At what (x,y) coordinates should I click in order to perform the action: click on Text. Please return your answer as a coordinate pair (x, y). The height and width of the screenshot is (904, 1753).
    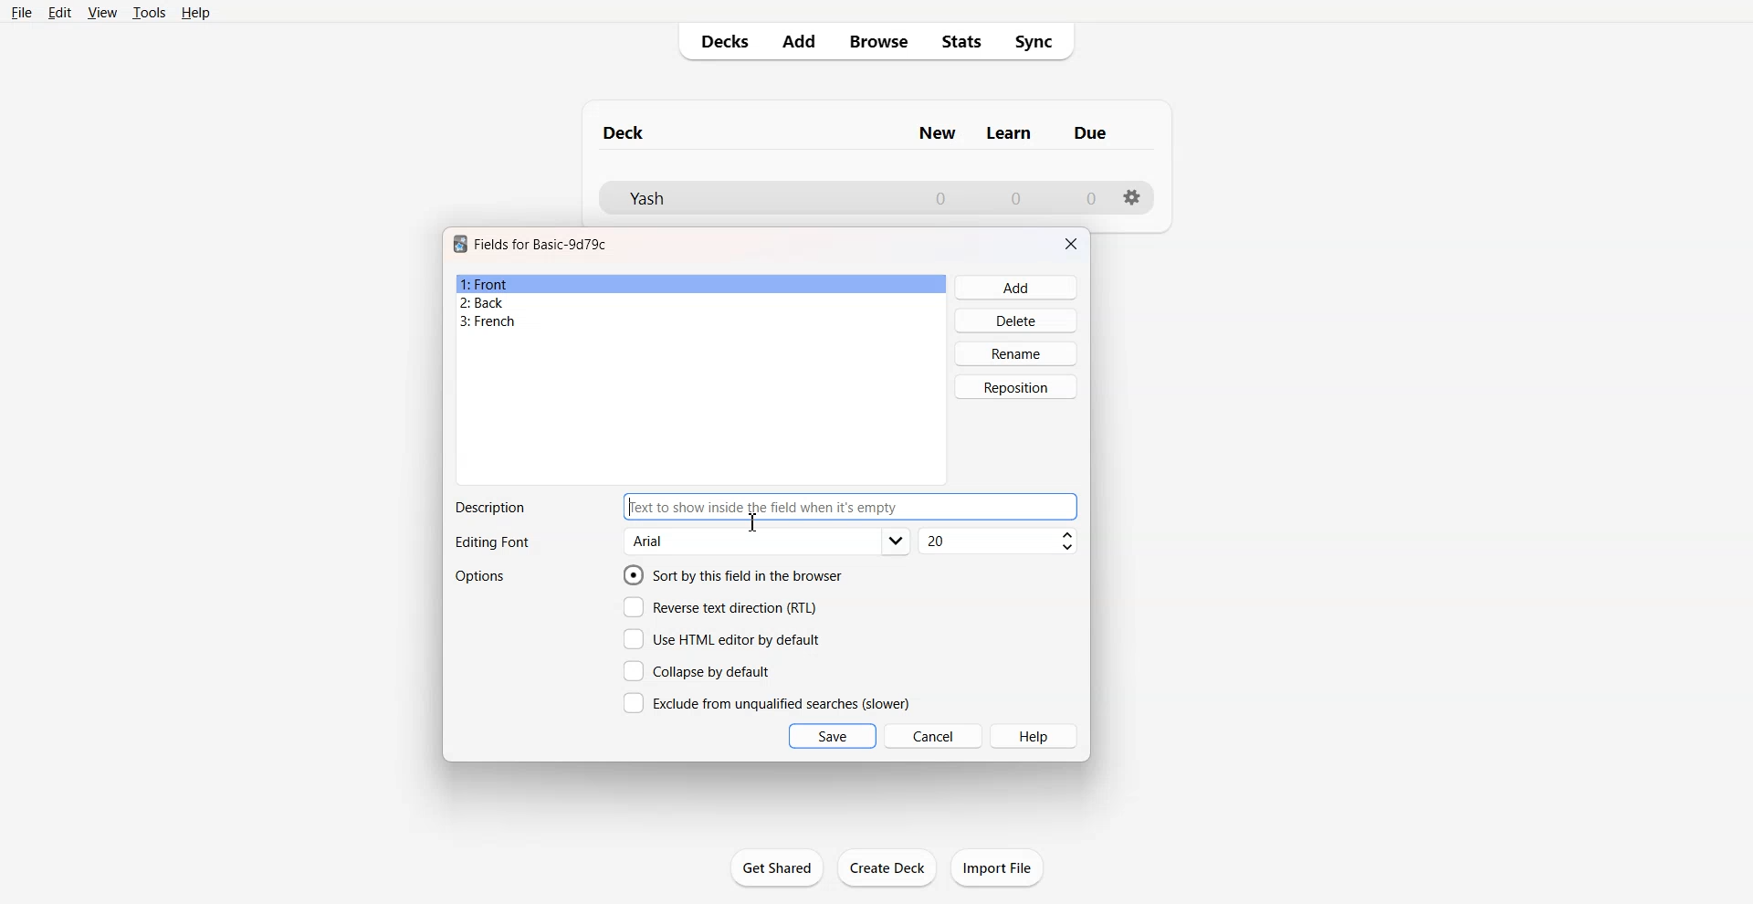
    Looking at the image, I should click on (491, 543).